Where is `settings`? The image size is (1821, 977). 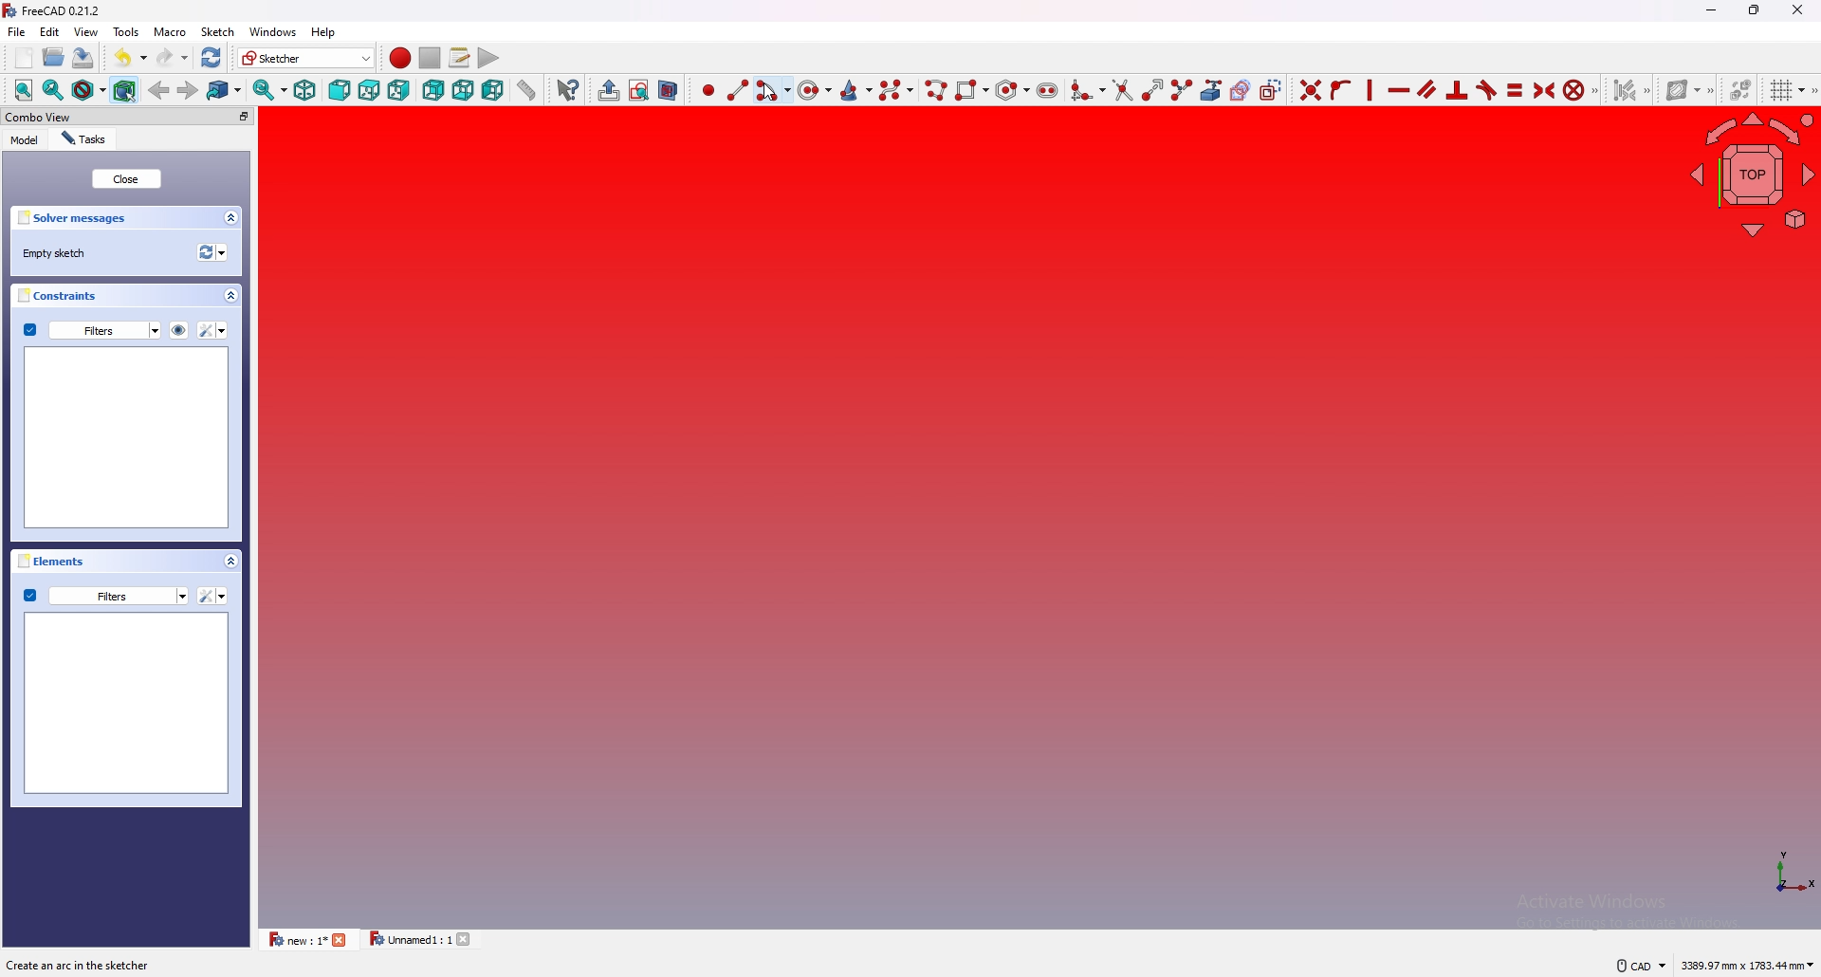 settings is located at coordinates (212, 596).